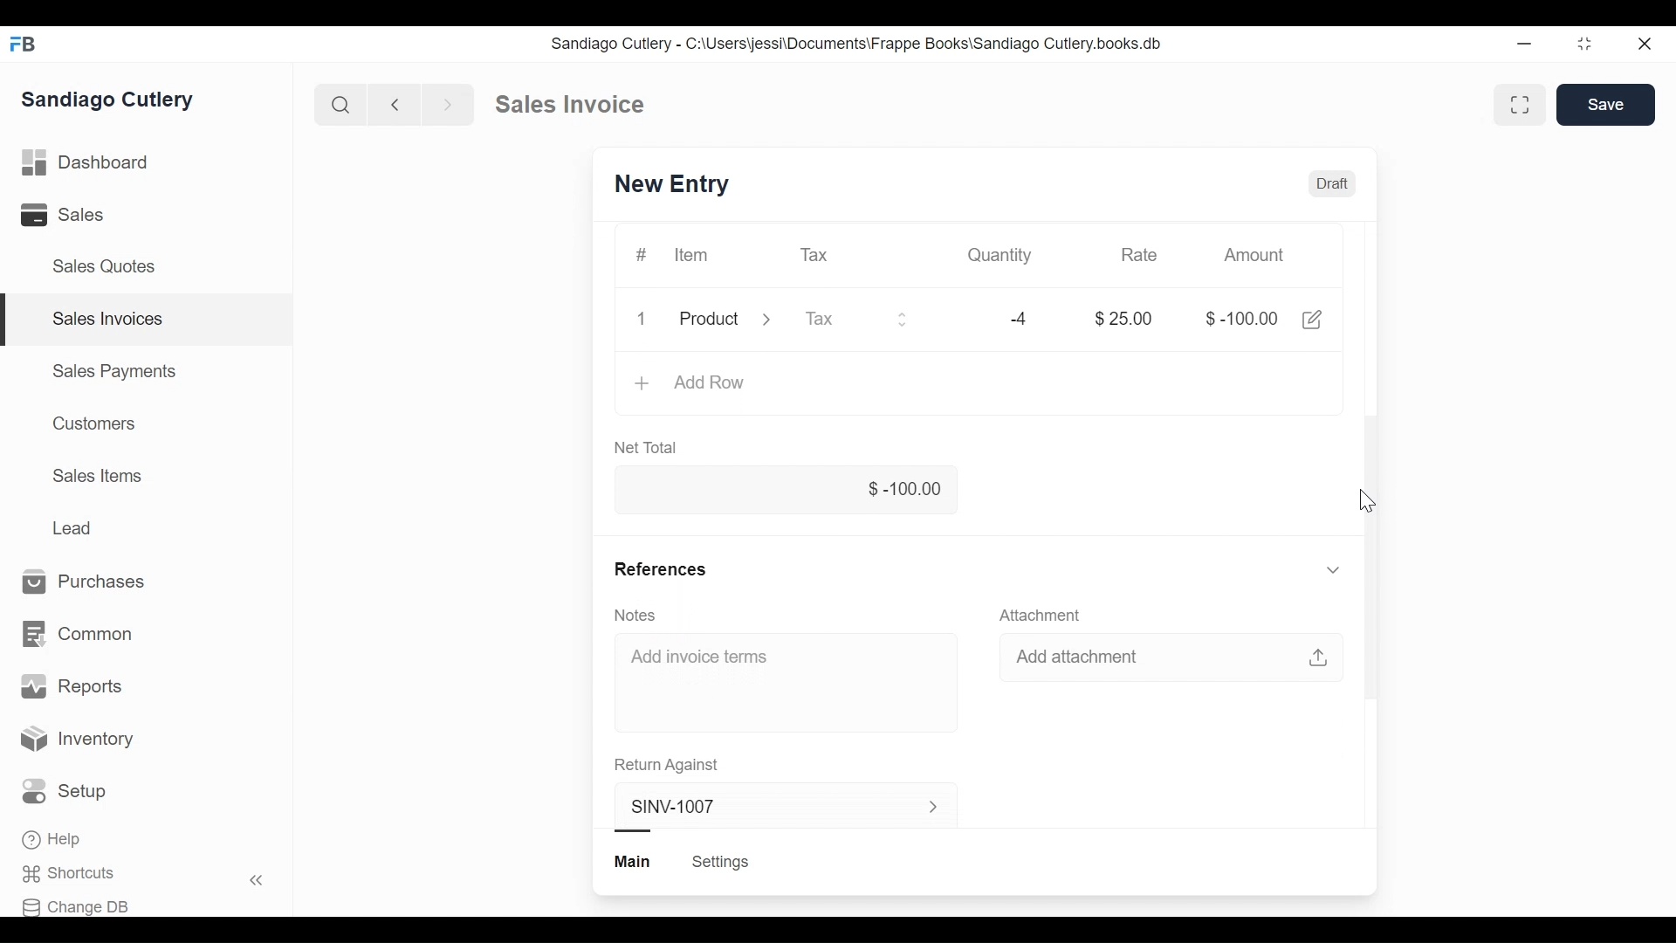  Describe the element at coordinates (1585, 45) in the screenshot. I see `Toggle between form and full width` at that location.